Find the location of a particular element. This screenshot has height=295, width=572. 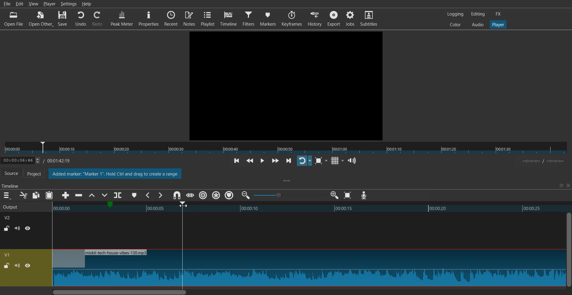

Filters is located at coordinates (249, 18).